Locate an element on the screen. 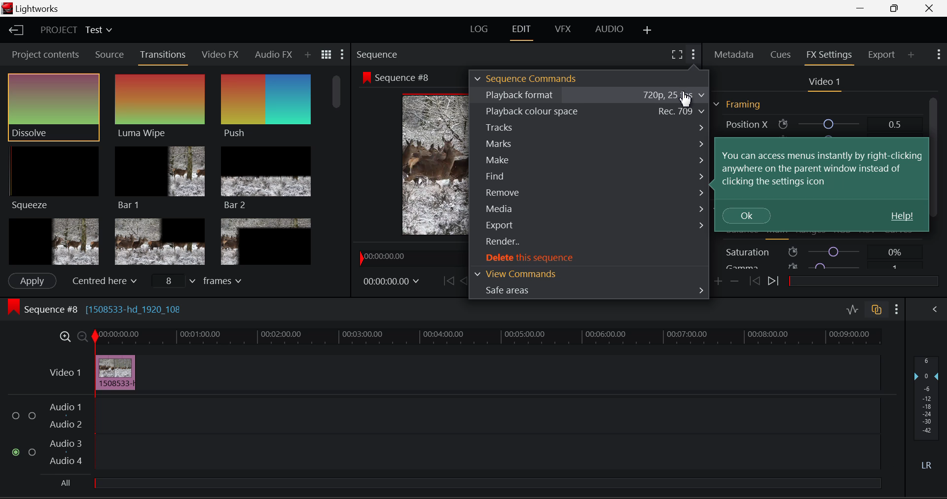  Framing Section is located at coordinates (737, 105).